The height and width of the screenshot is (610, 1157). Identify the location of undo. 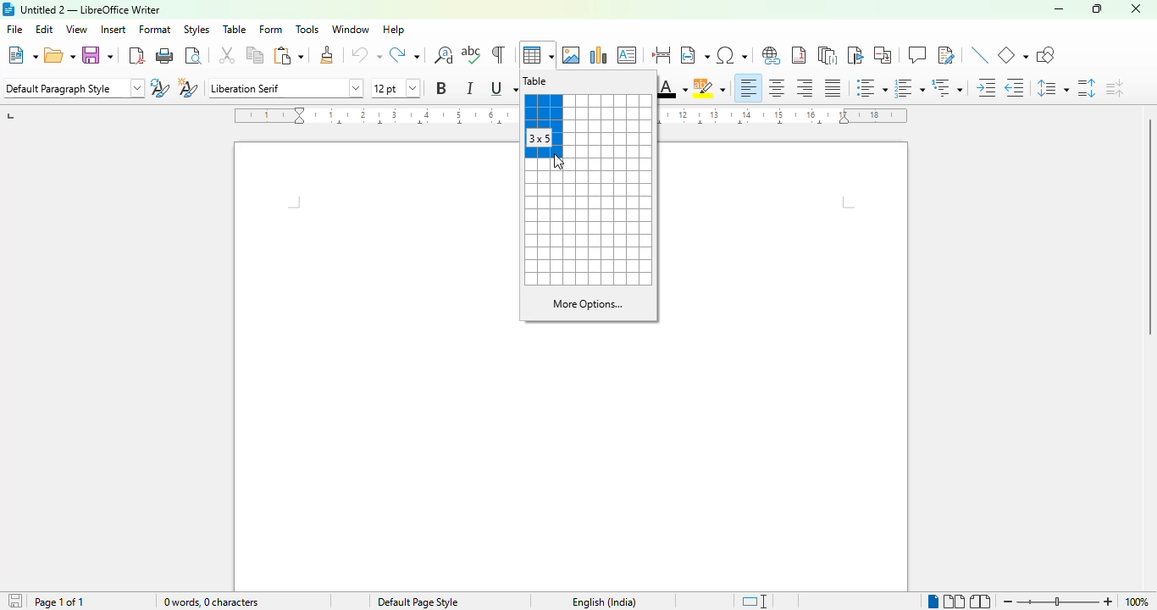
(367, 55).